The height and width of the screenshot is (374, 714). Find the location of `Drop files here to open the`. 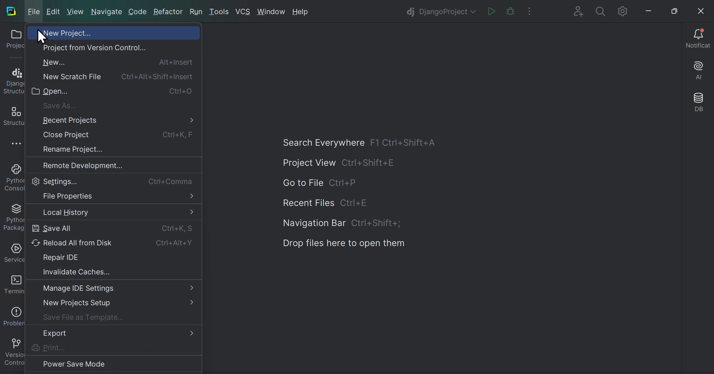

Drop files here to open the is located at coordinates (338, 245).